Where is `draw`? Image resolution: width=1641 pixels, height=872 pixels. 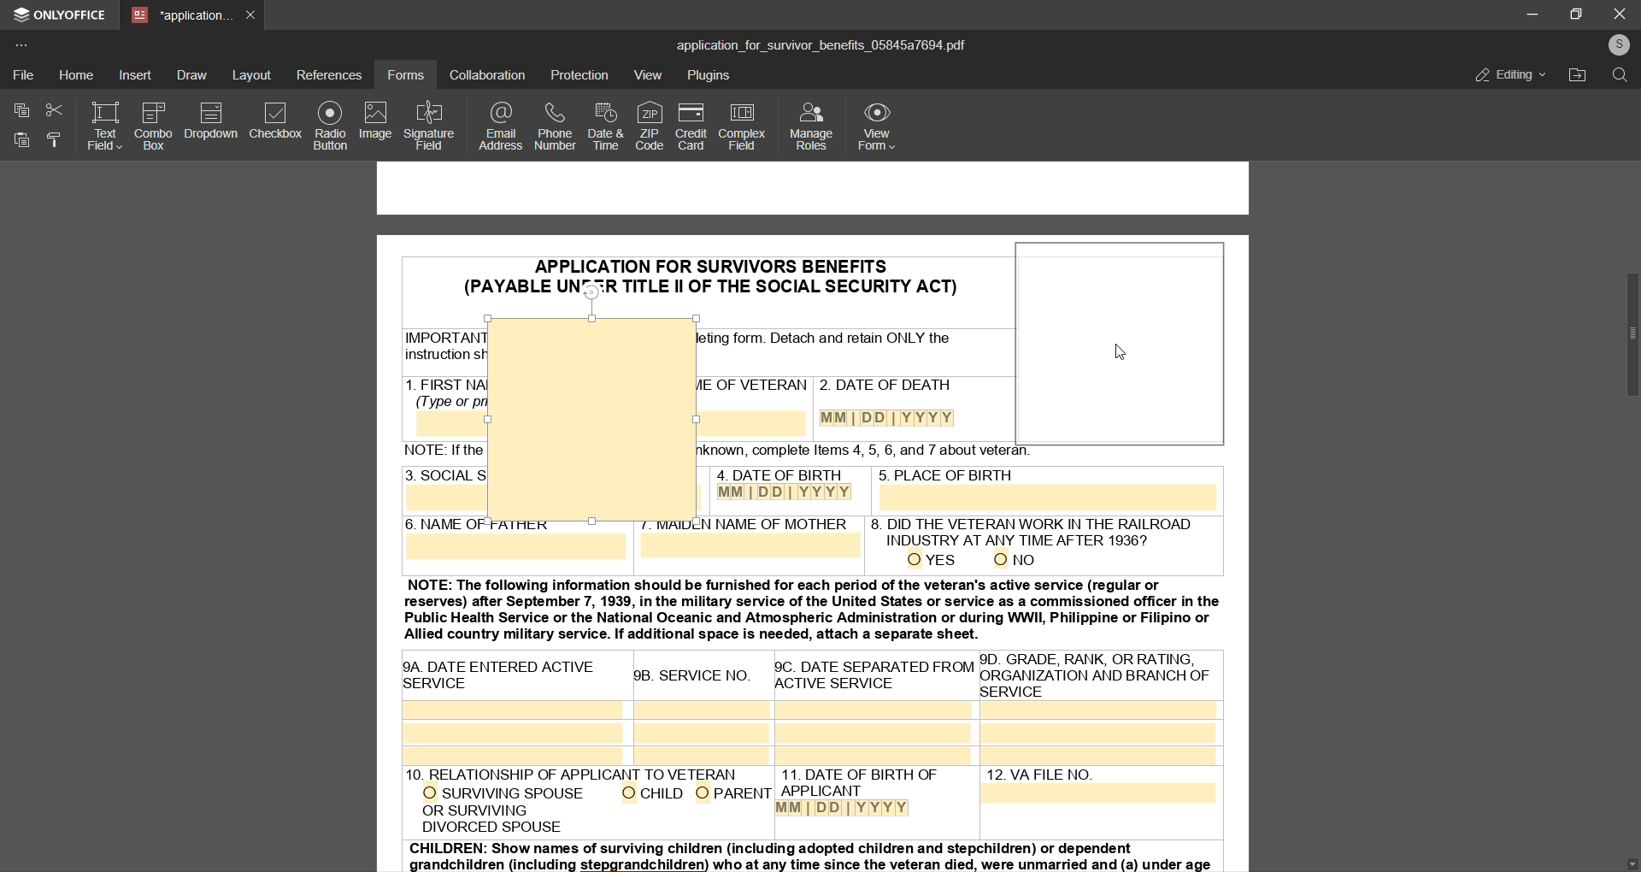
draw is located at coordinates (191, 74).